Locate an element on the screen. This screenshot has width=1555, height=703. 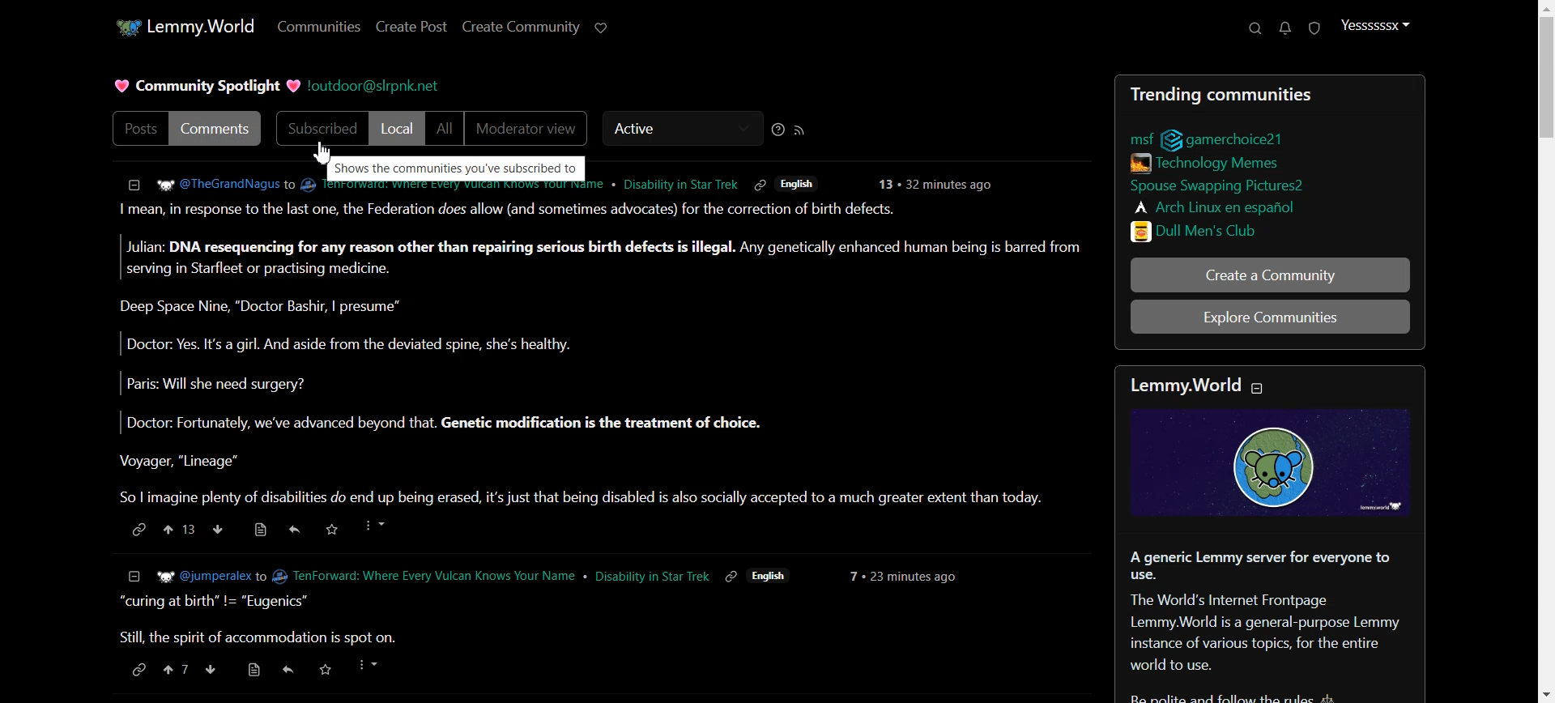
LInks is located at coordinates (1210, 161).